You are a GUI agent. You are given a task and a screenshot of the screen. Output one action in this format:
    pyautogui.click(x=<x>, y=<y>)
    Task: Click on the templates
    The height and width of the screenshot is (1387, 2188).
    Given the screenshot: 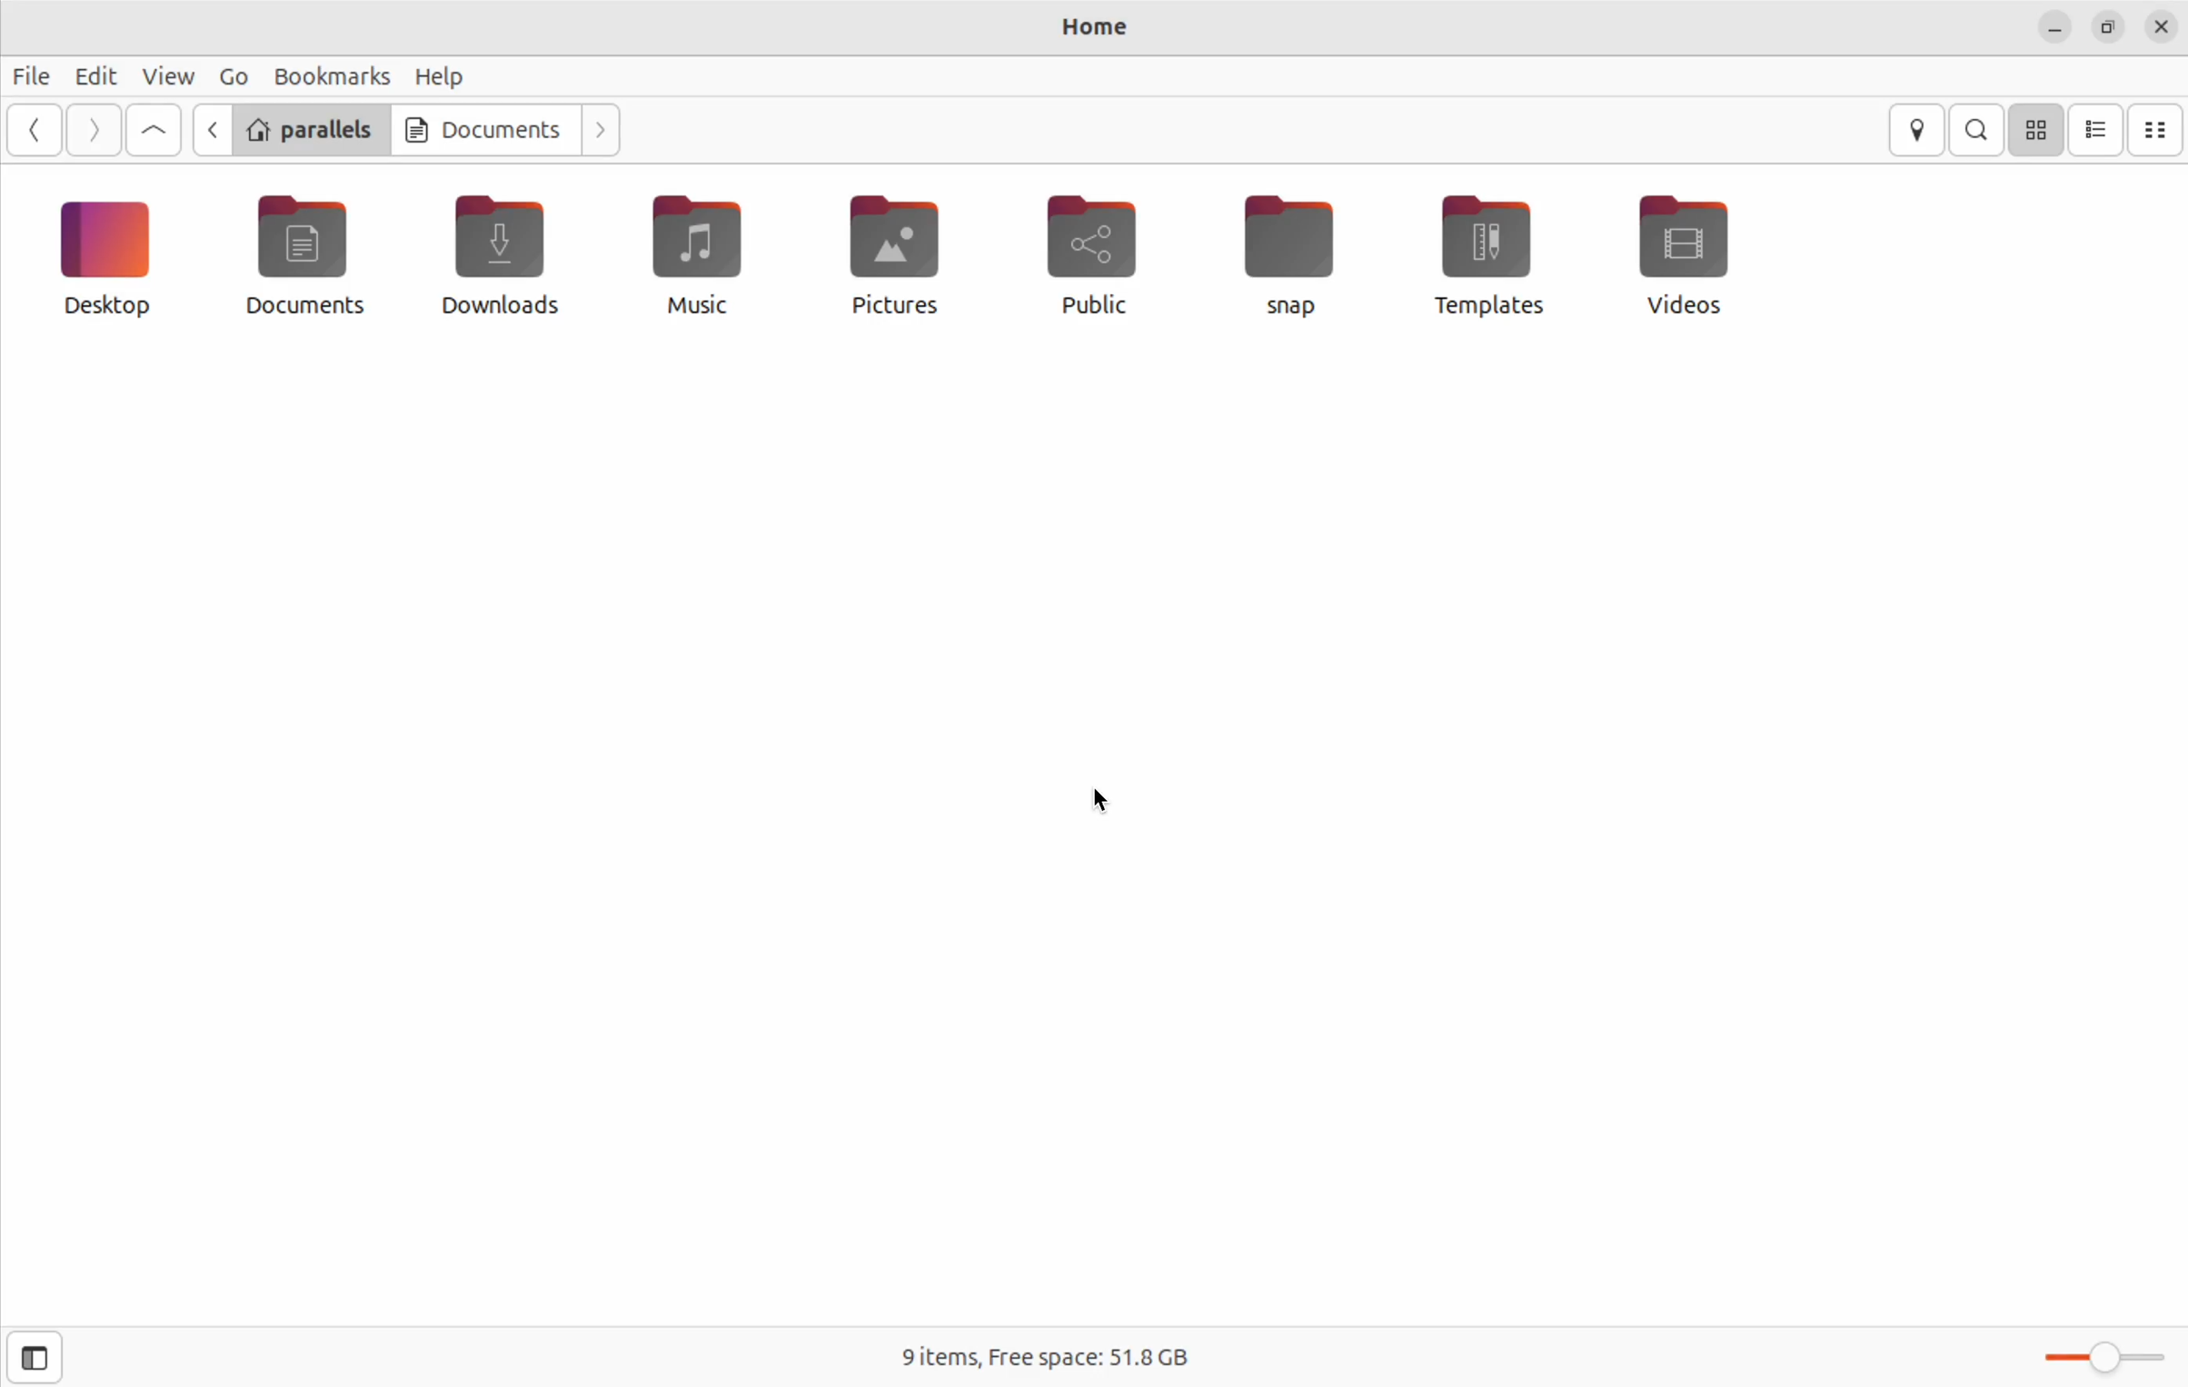 What is the action you would take?
    pyautogui.click(x=1489, y=255)
    